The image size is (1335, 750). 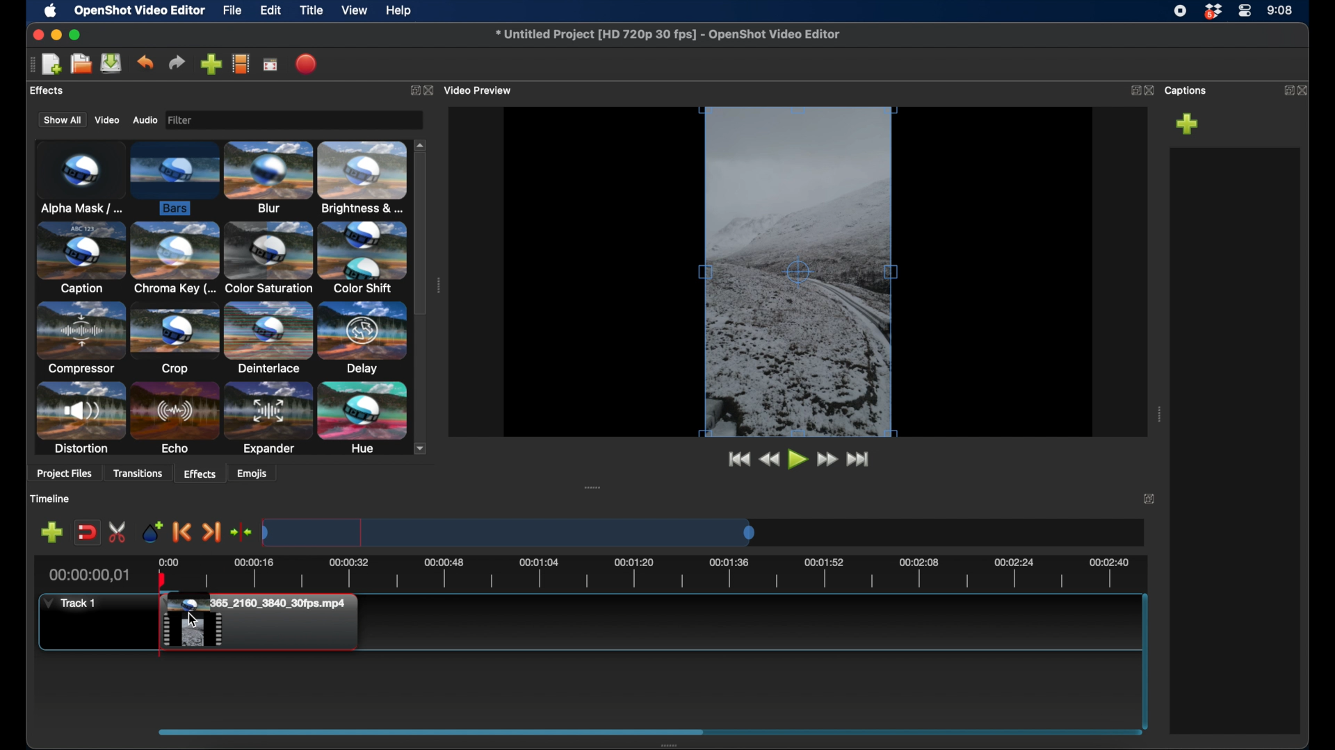 I want to click on expand, so click(x=1133, y=91).